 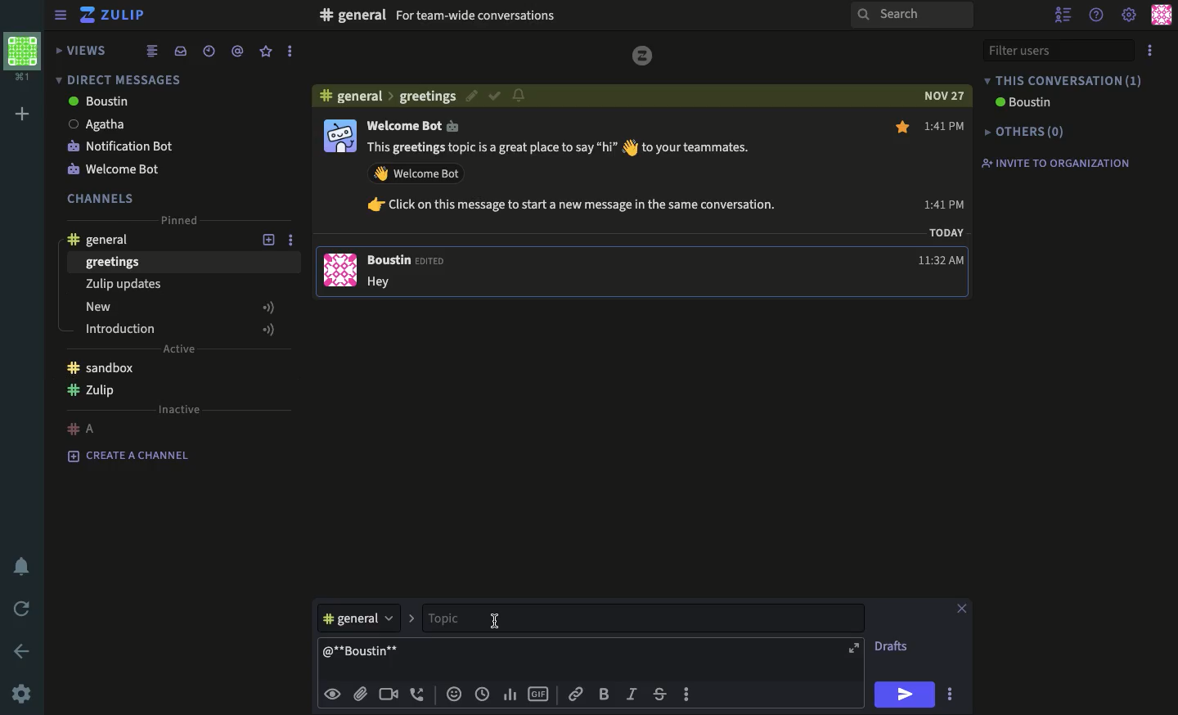 What do you see at coordinates (267, 52) in the screenshot?
I see `favorite` at bounding box center [267, 52].